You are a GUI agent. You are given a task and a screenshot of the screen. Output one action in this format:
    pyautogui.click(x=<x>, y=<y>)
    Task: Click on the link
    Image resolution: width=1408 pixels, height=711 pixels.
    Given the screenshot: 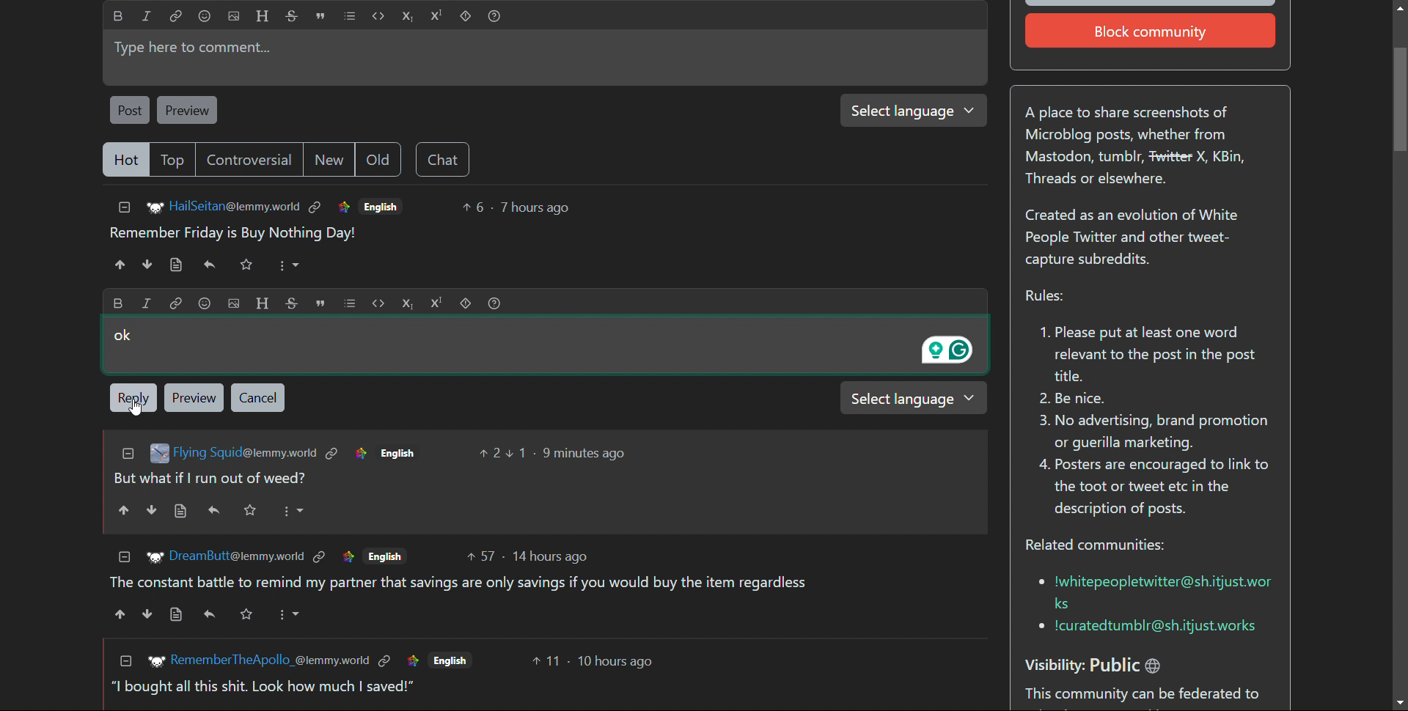 What is the action you would take?
    pyautogui.click(x=333, y=455)
    